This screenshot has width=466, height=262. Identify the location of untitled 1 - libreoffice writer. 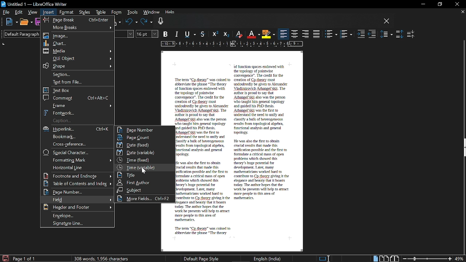
(35, 3).